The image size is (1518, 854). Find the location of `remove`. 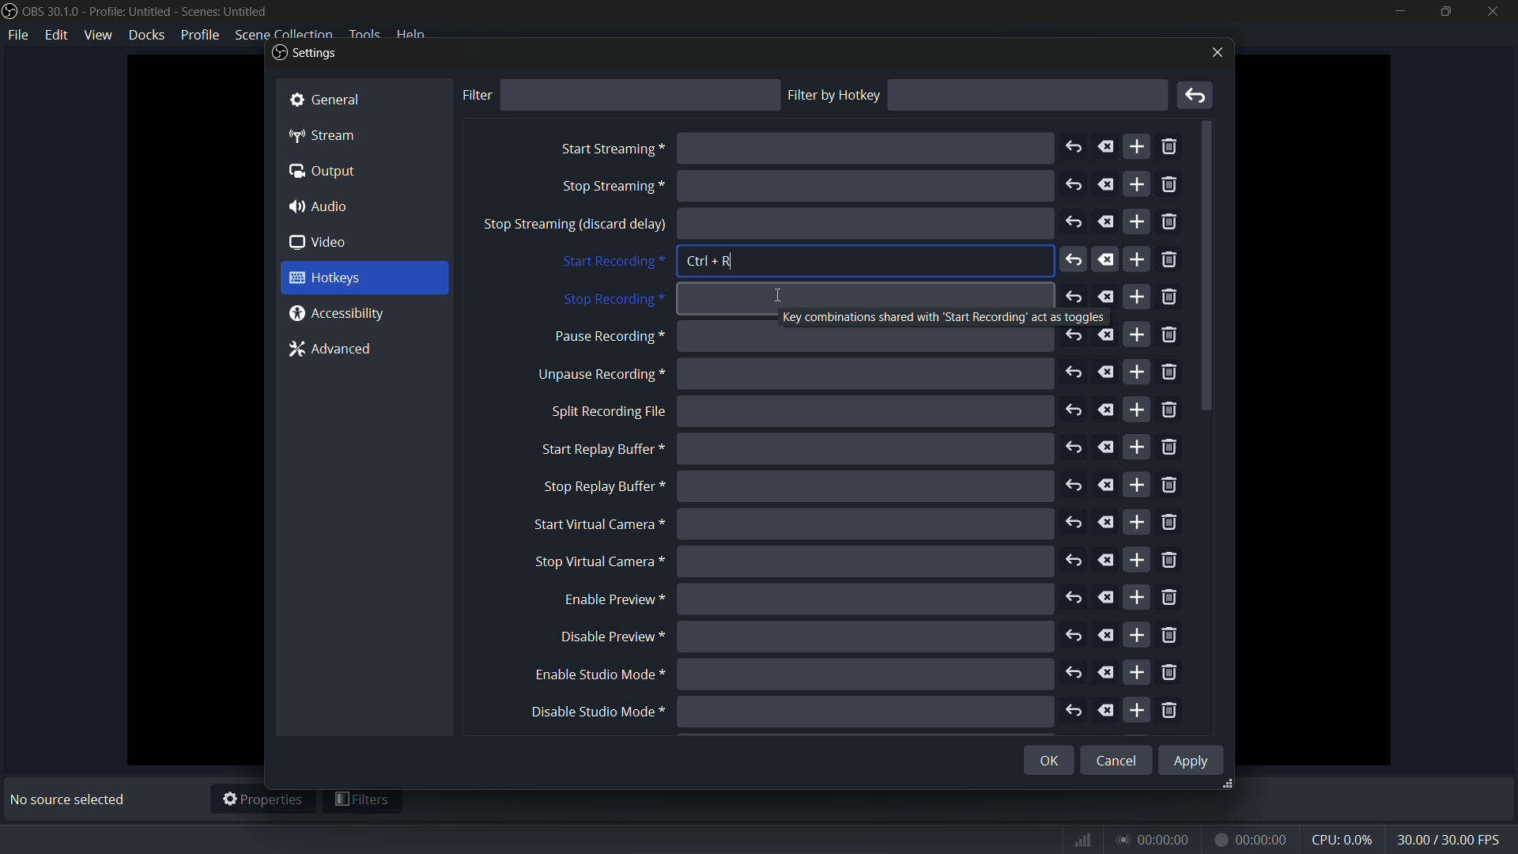

remove is located at coordinates (1172, 598).